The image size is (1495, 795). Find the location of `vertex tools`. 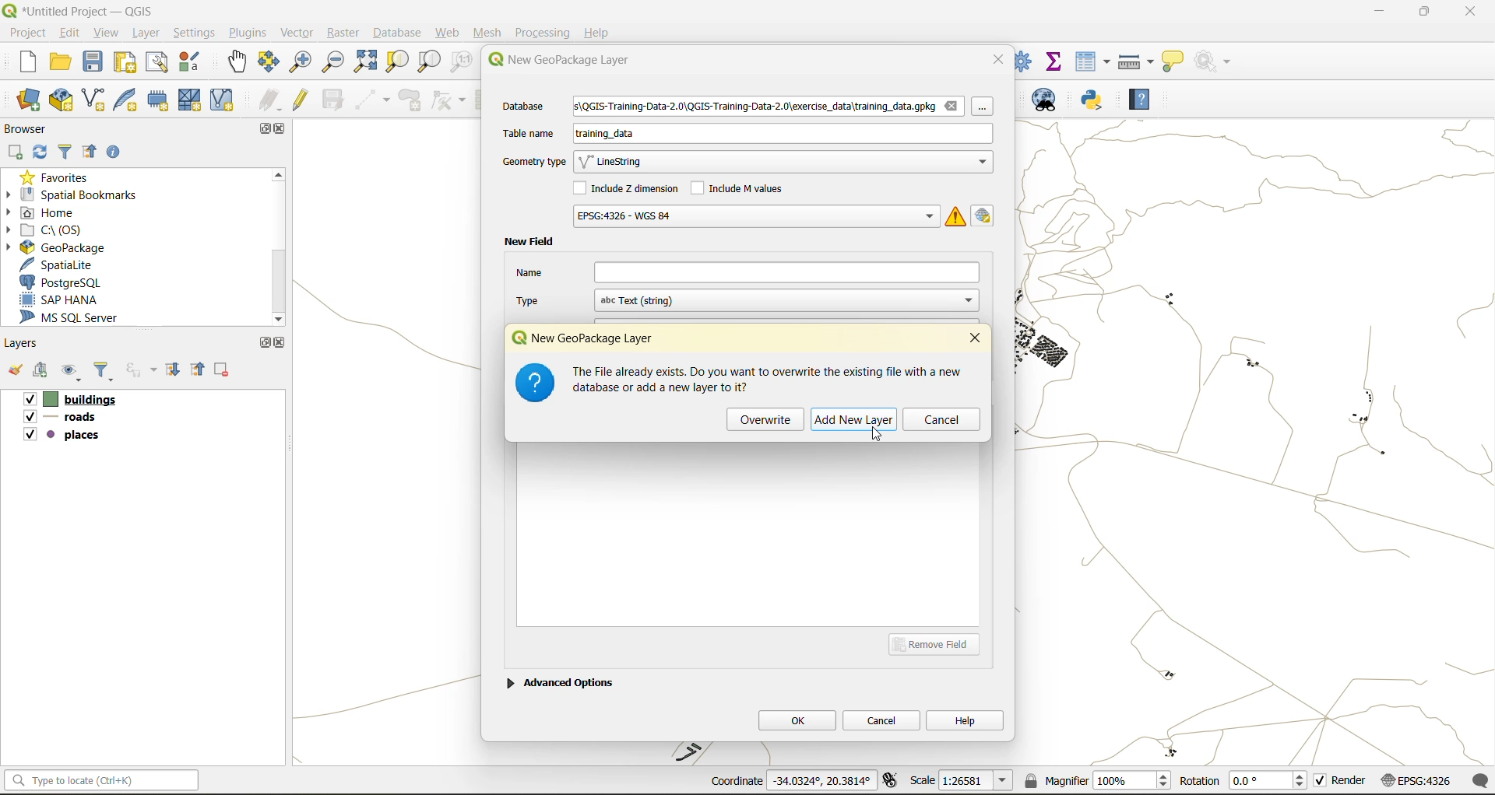

vertex tools is located at coordinates (448, 100).